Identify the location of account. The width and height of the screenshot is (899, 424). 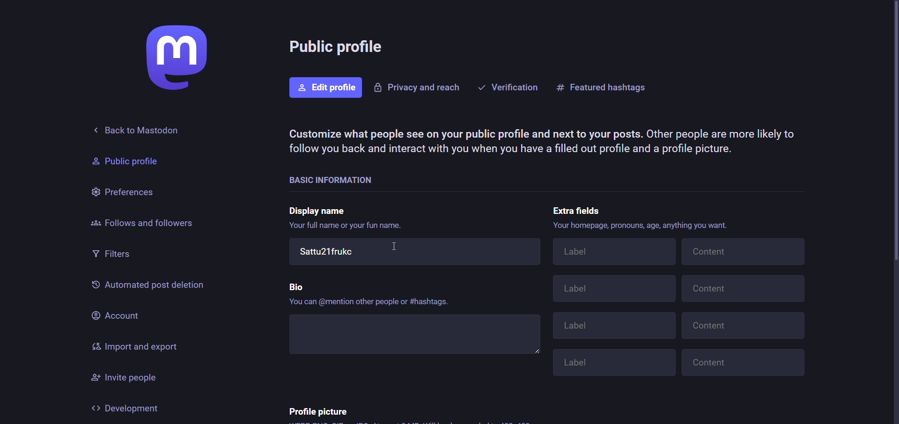
(115, 314).